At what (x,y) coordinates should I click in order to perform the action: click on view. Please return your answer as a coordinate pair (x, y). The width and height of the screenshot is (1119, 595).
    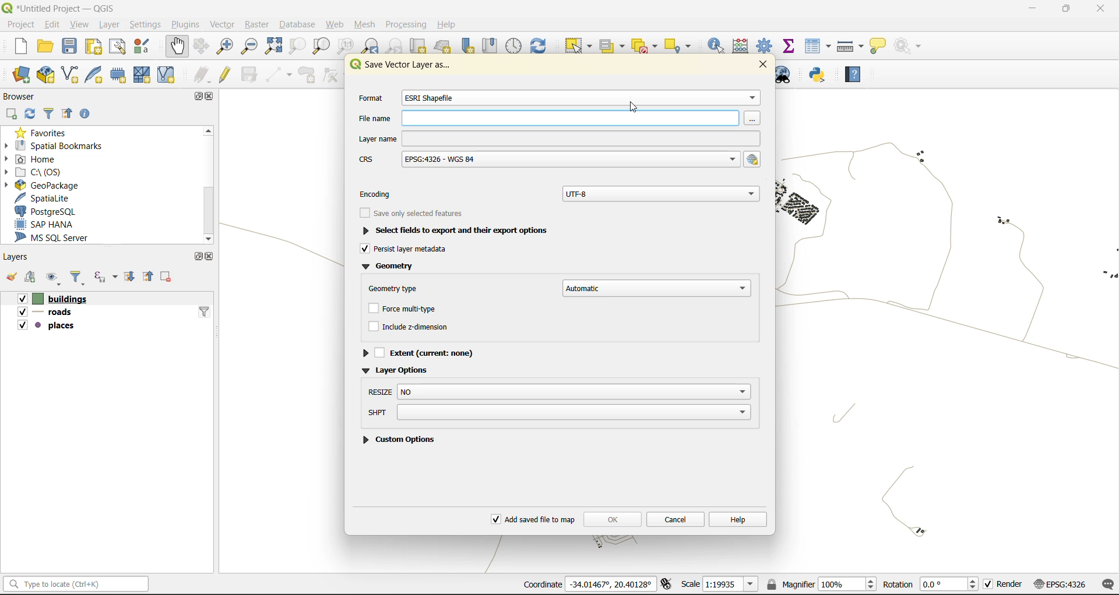
    Looking at the image, I should click on (79, 26).